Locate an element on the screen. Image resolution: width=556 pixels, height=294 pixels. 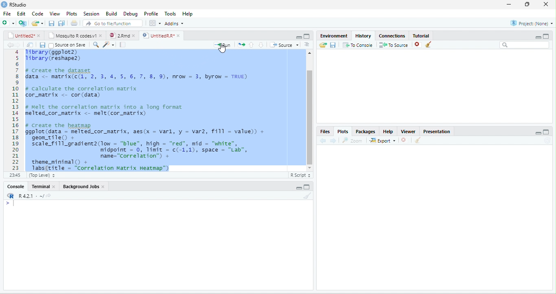
CLEAN is located at coordinates (418, 141).